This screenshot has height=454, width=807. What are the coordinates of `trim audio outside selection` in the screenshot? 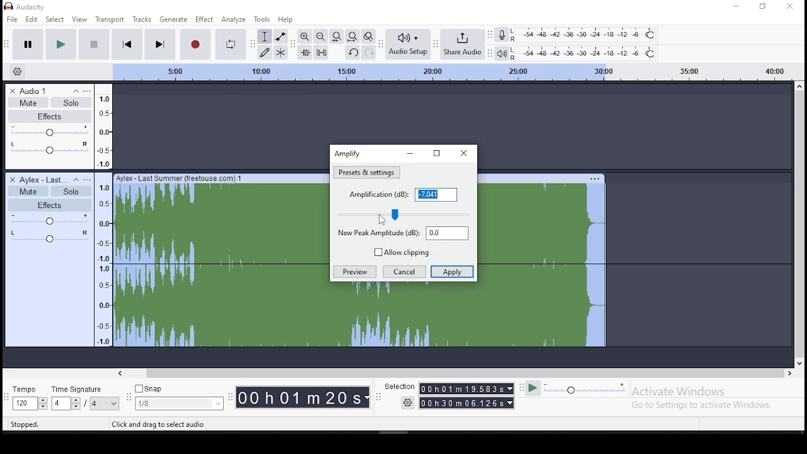 It's located at (305, 52).